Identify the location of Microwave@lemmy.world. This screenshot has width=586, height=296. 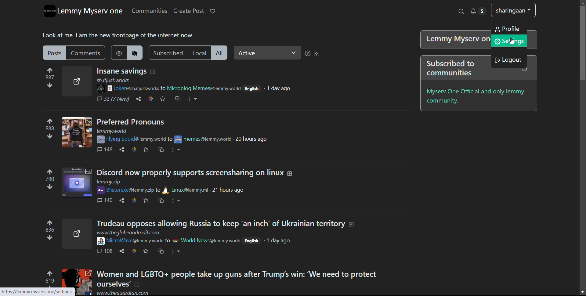
(130, 241).